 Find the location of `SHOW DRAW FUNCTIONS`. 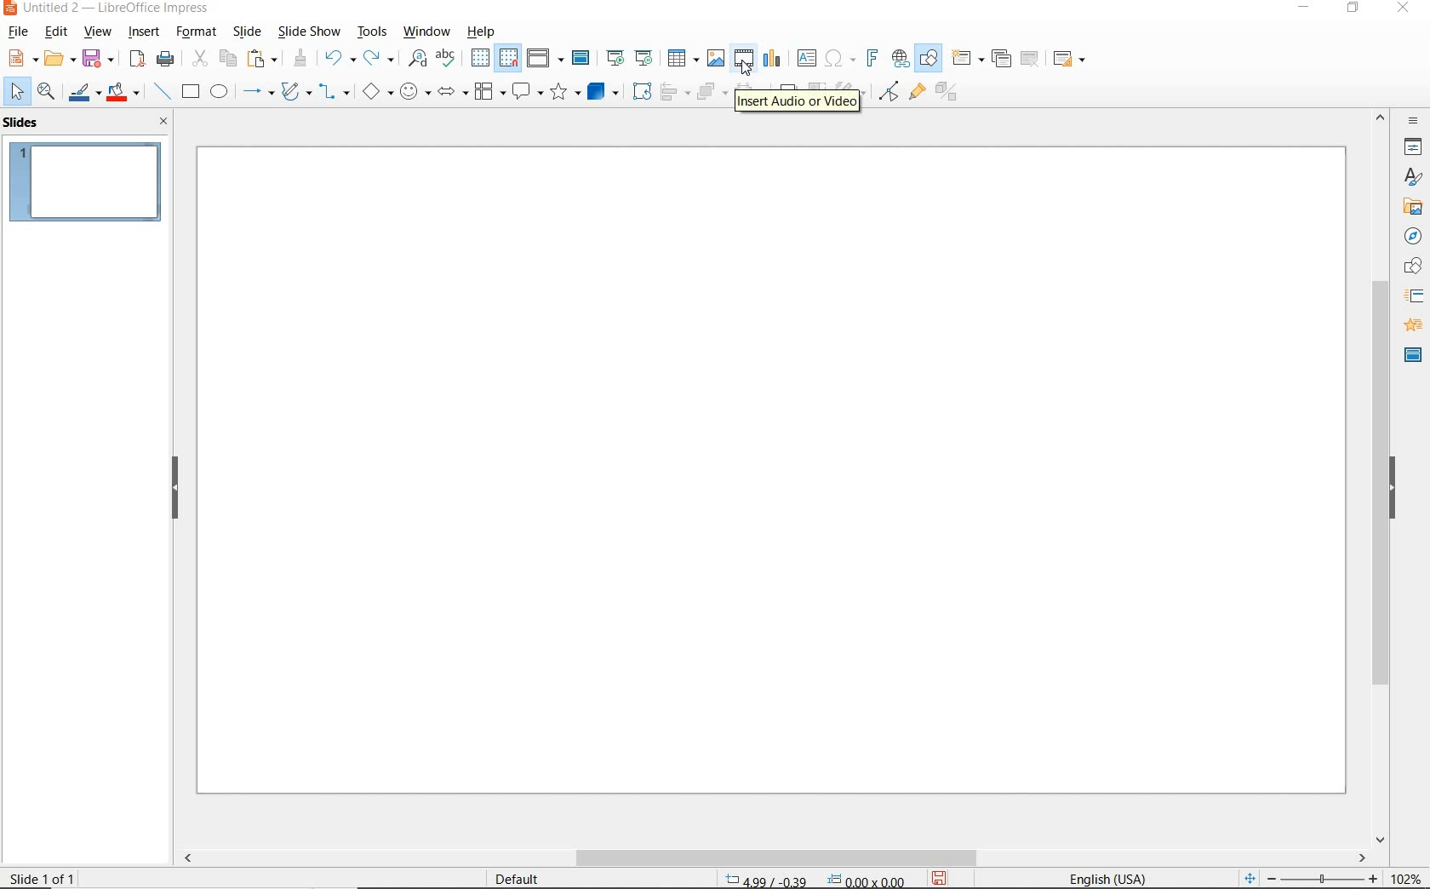

SHOW DRAW FUNCTIONS is located at coordinates (930, 58).